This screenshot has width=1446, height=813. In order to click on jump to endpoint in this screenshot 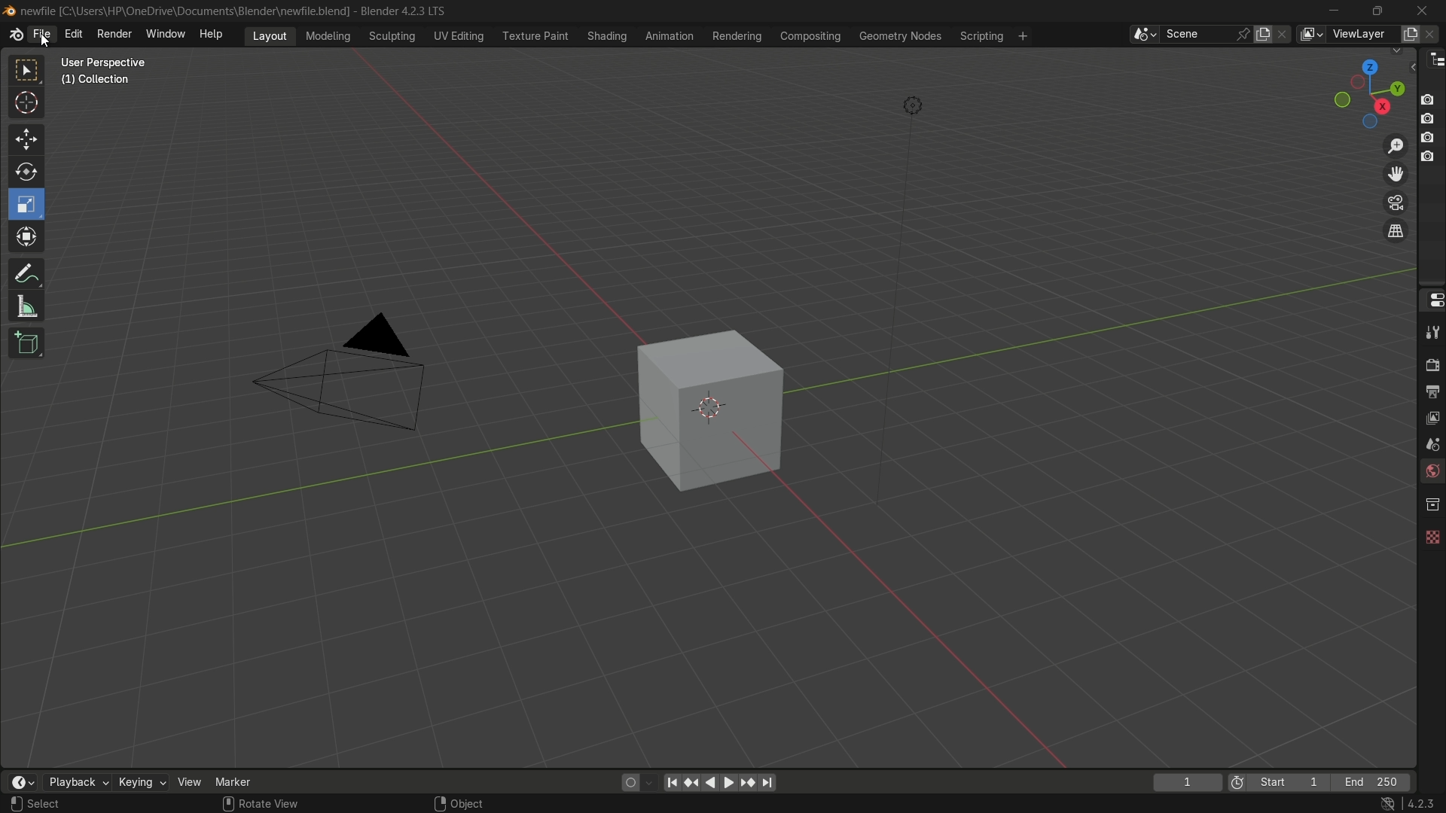, I will do `click(768, 783)`.